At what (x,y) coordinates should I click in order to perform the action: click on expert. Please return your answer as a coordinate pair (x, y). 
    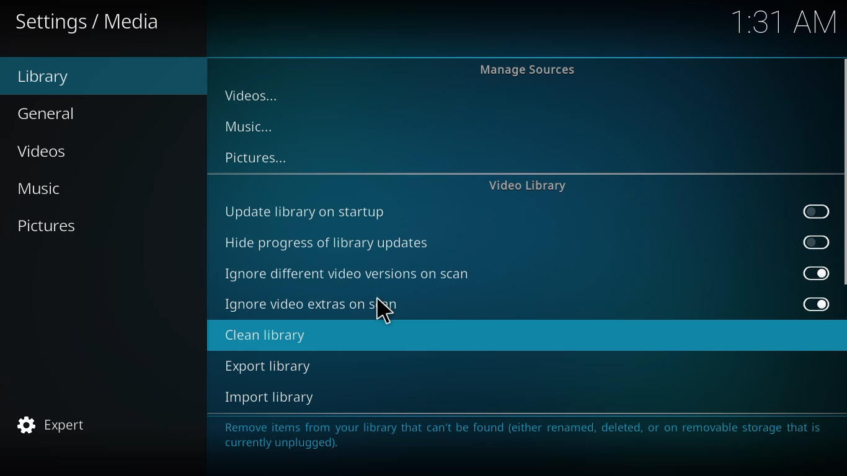
    Looking at the image, I should click on (56, 425).